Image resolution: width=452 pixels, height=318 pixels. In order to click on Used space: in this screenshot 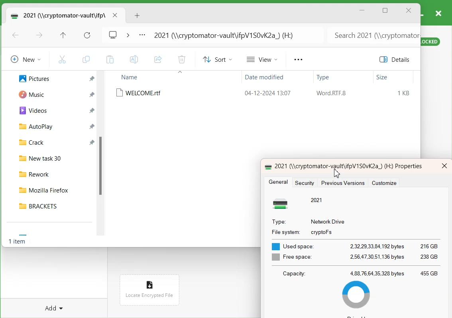, I will do `click(294, 246)`.